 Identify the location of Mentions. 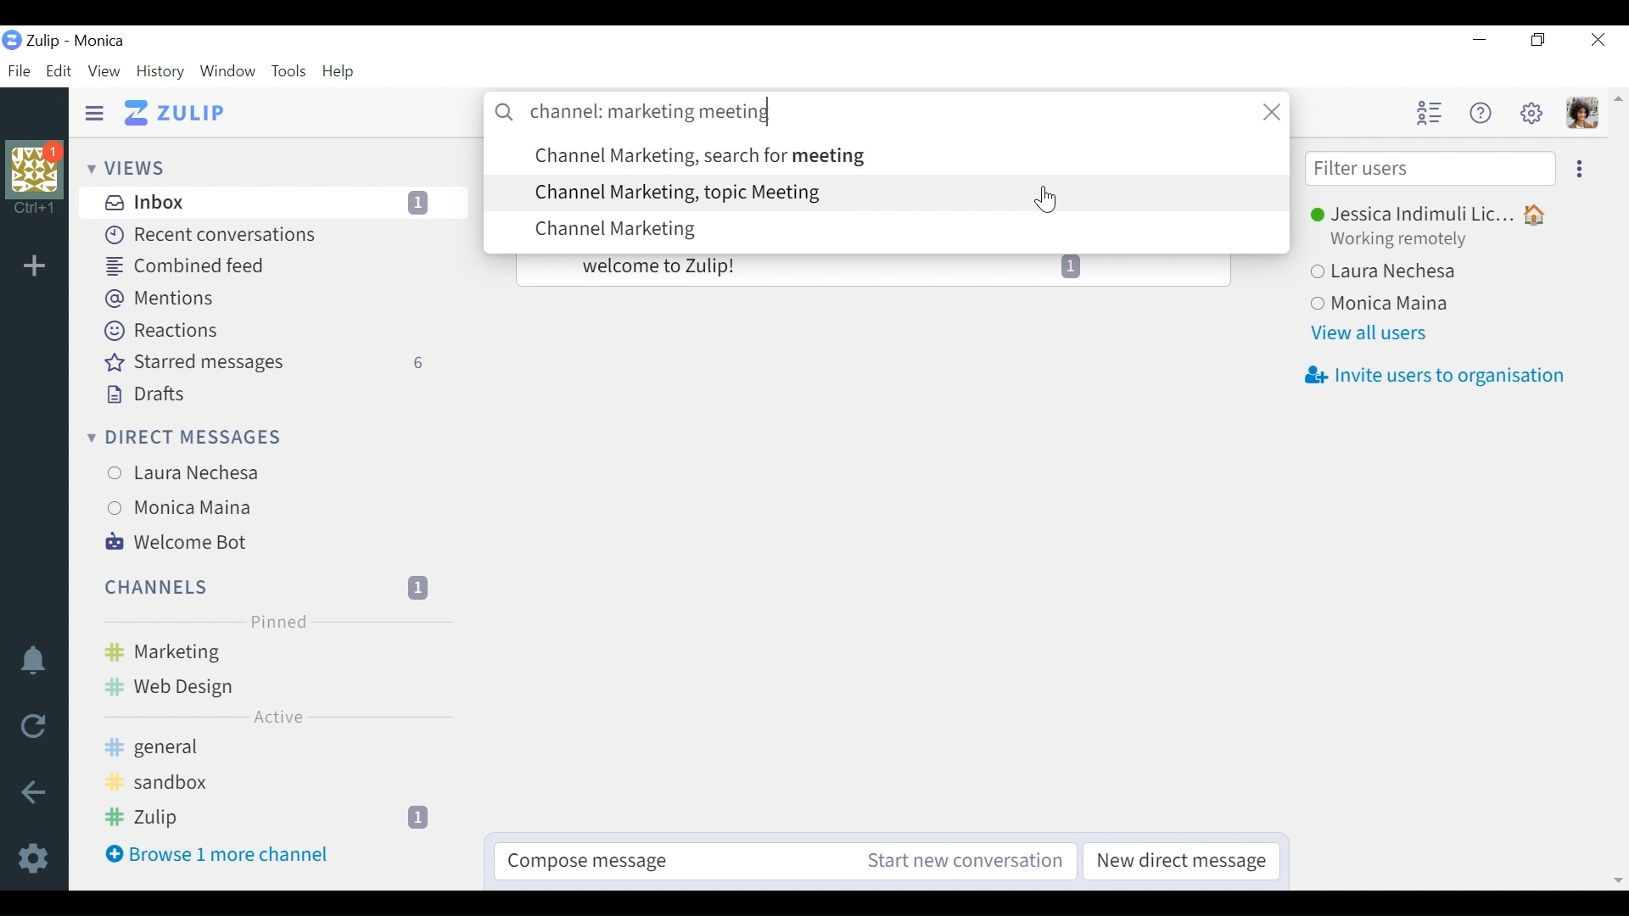
(160, 299).